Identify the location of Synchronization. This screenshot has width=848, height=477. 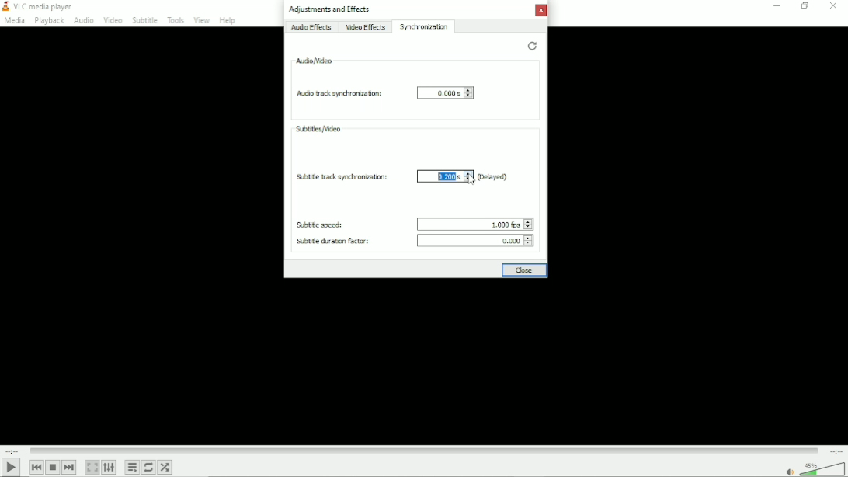
(426, 26).